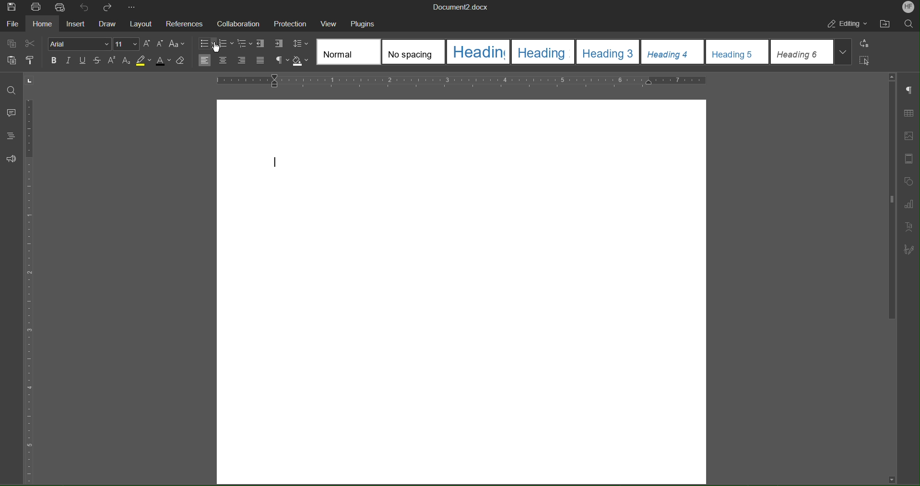 The width and height of the screenshot is (920, 486). Describe the element at coordinates (908, 225) in the screenshot. I see `Text Art` at that location.